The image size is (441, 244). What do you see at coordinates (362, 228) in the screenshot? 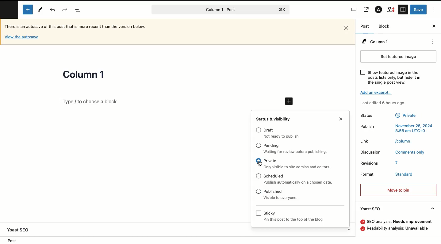
I see `emoji` at bounding box center [362, 228].